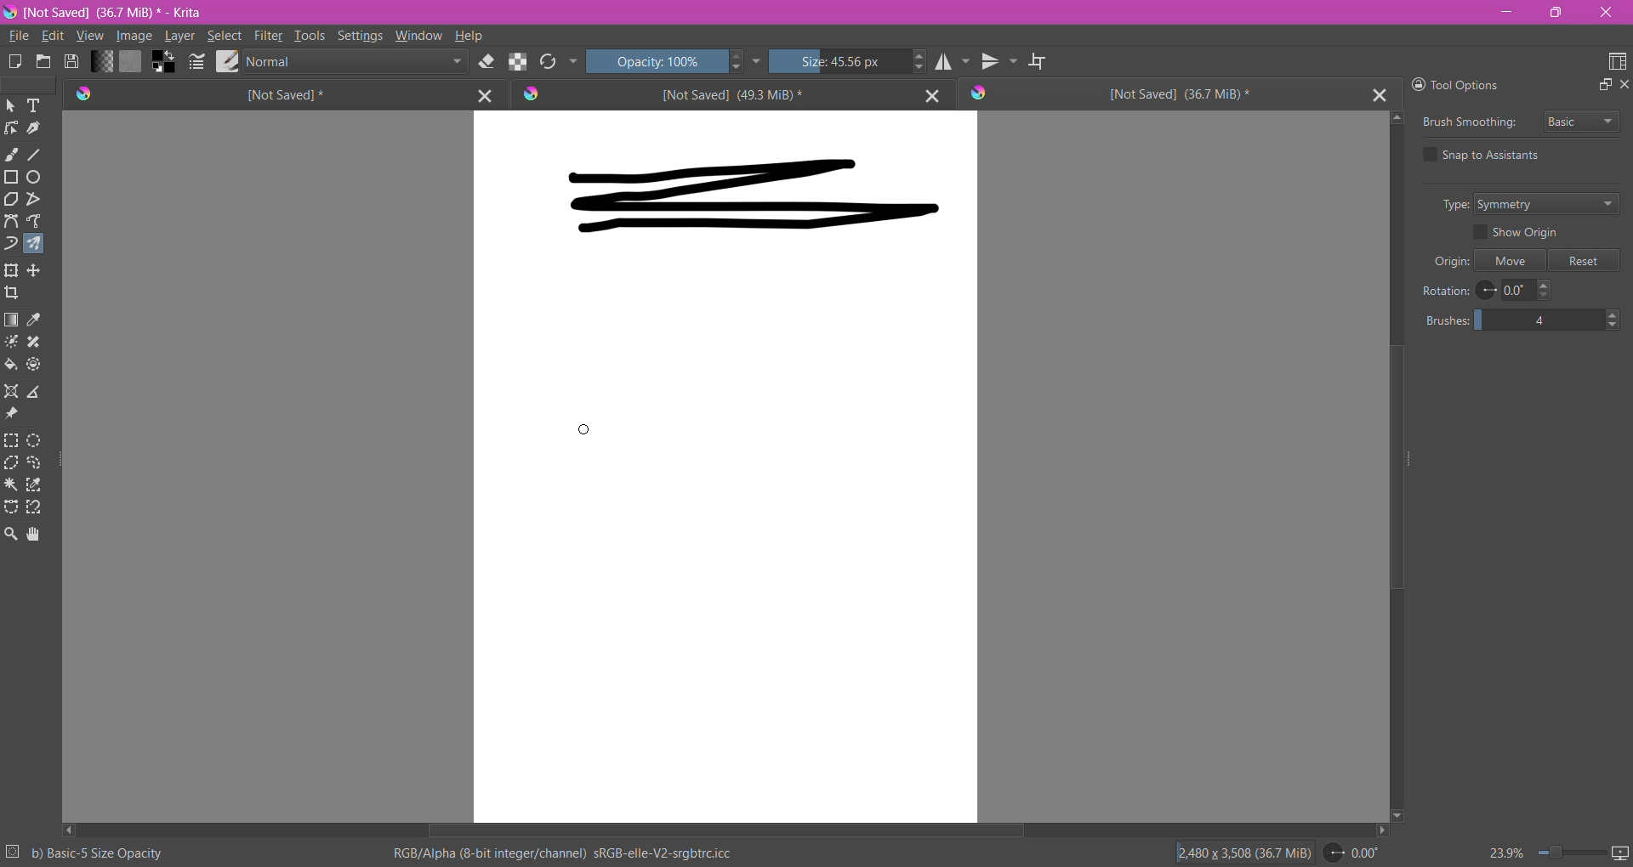 The width and height of the screenshot is (1633, 867). What do you see at coordinates (1512, 263) in the screenshot?
I see `Move` at bounding box center [1512, 263].